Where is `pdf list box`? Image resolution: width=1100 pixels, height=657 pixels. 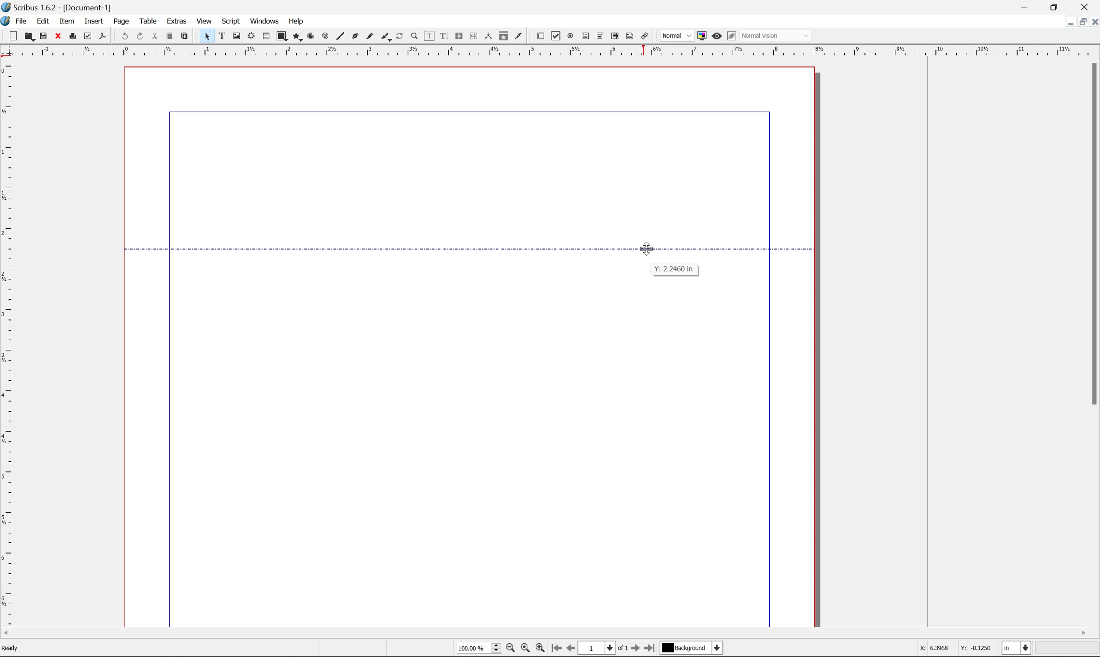 pdf list box is located at coordinates (616, 36).